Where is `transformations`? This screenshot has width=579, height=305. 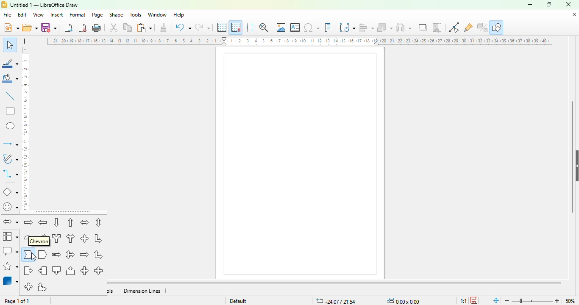
transformations is located at coordinates (347, 27).